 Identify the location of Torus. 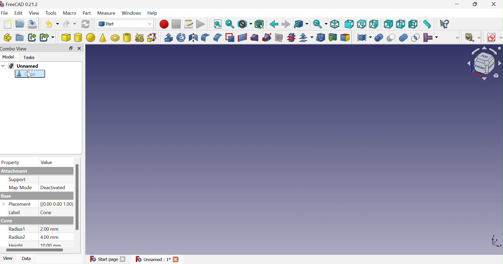
(115, 38).